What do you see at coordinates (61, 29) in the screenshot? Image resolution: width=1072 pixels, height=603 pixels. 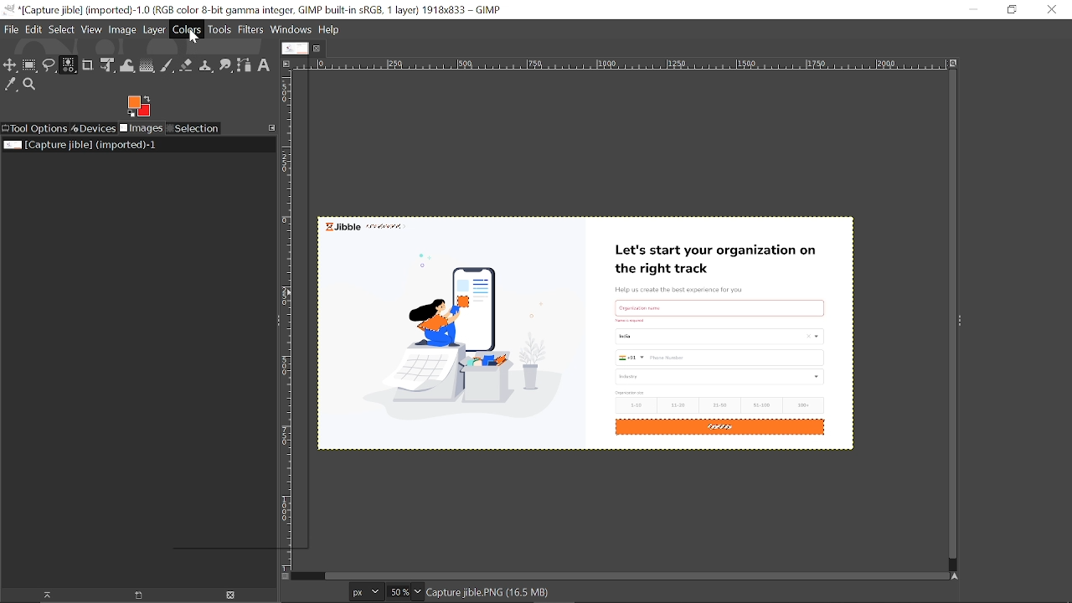 I see `Select` at bounding box center [61, 29].